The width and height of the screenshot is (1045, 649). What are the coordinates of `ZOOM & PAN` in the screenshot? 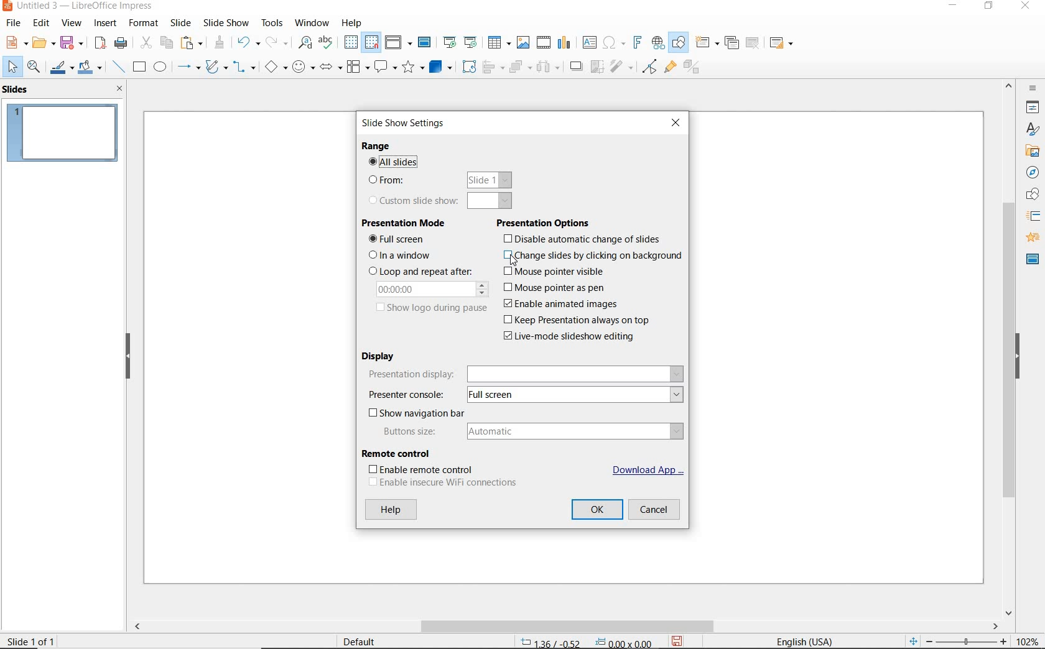 It's located at (34, 67).